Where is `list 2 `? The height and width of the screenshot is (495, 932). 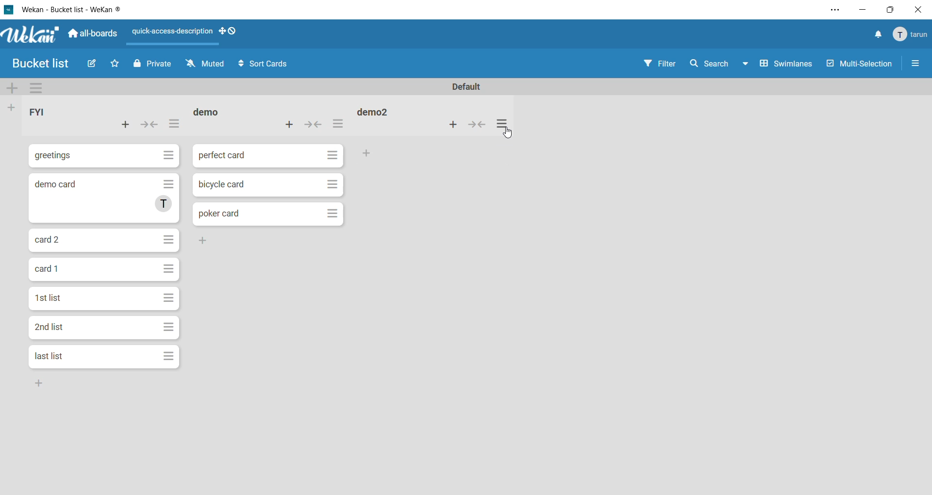 list 2  is located at coordinates (219, 111).